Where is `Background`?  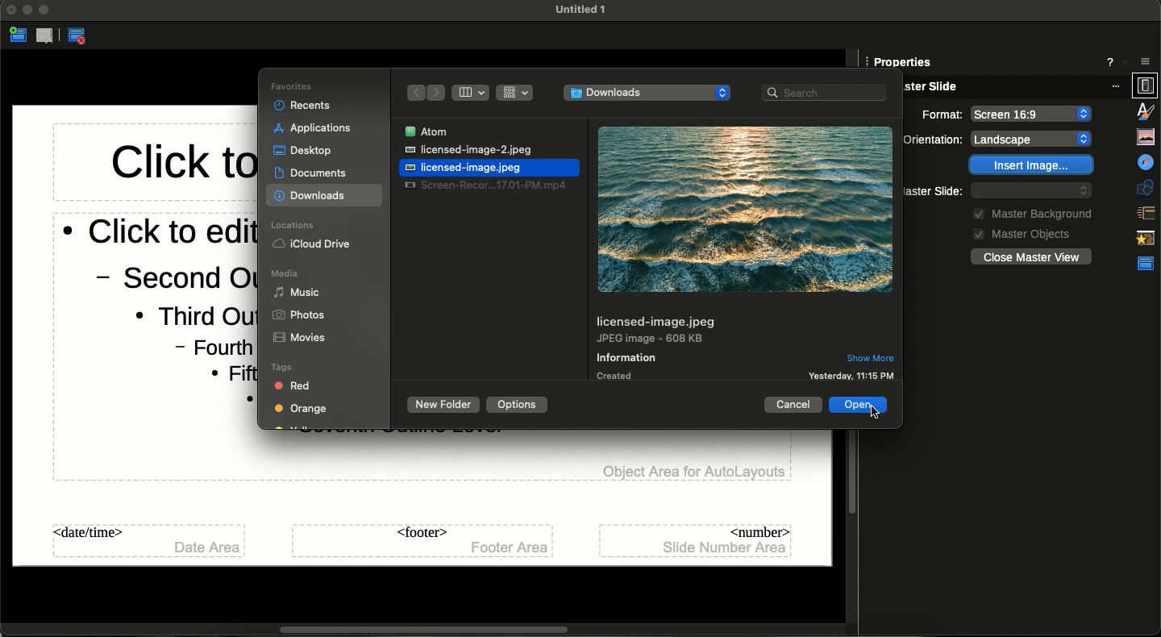 Background is located at coordinates (933, 139).